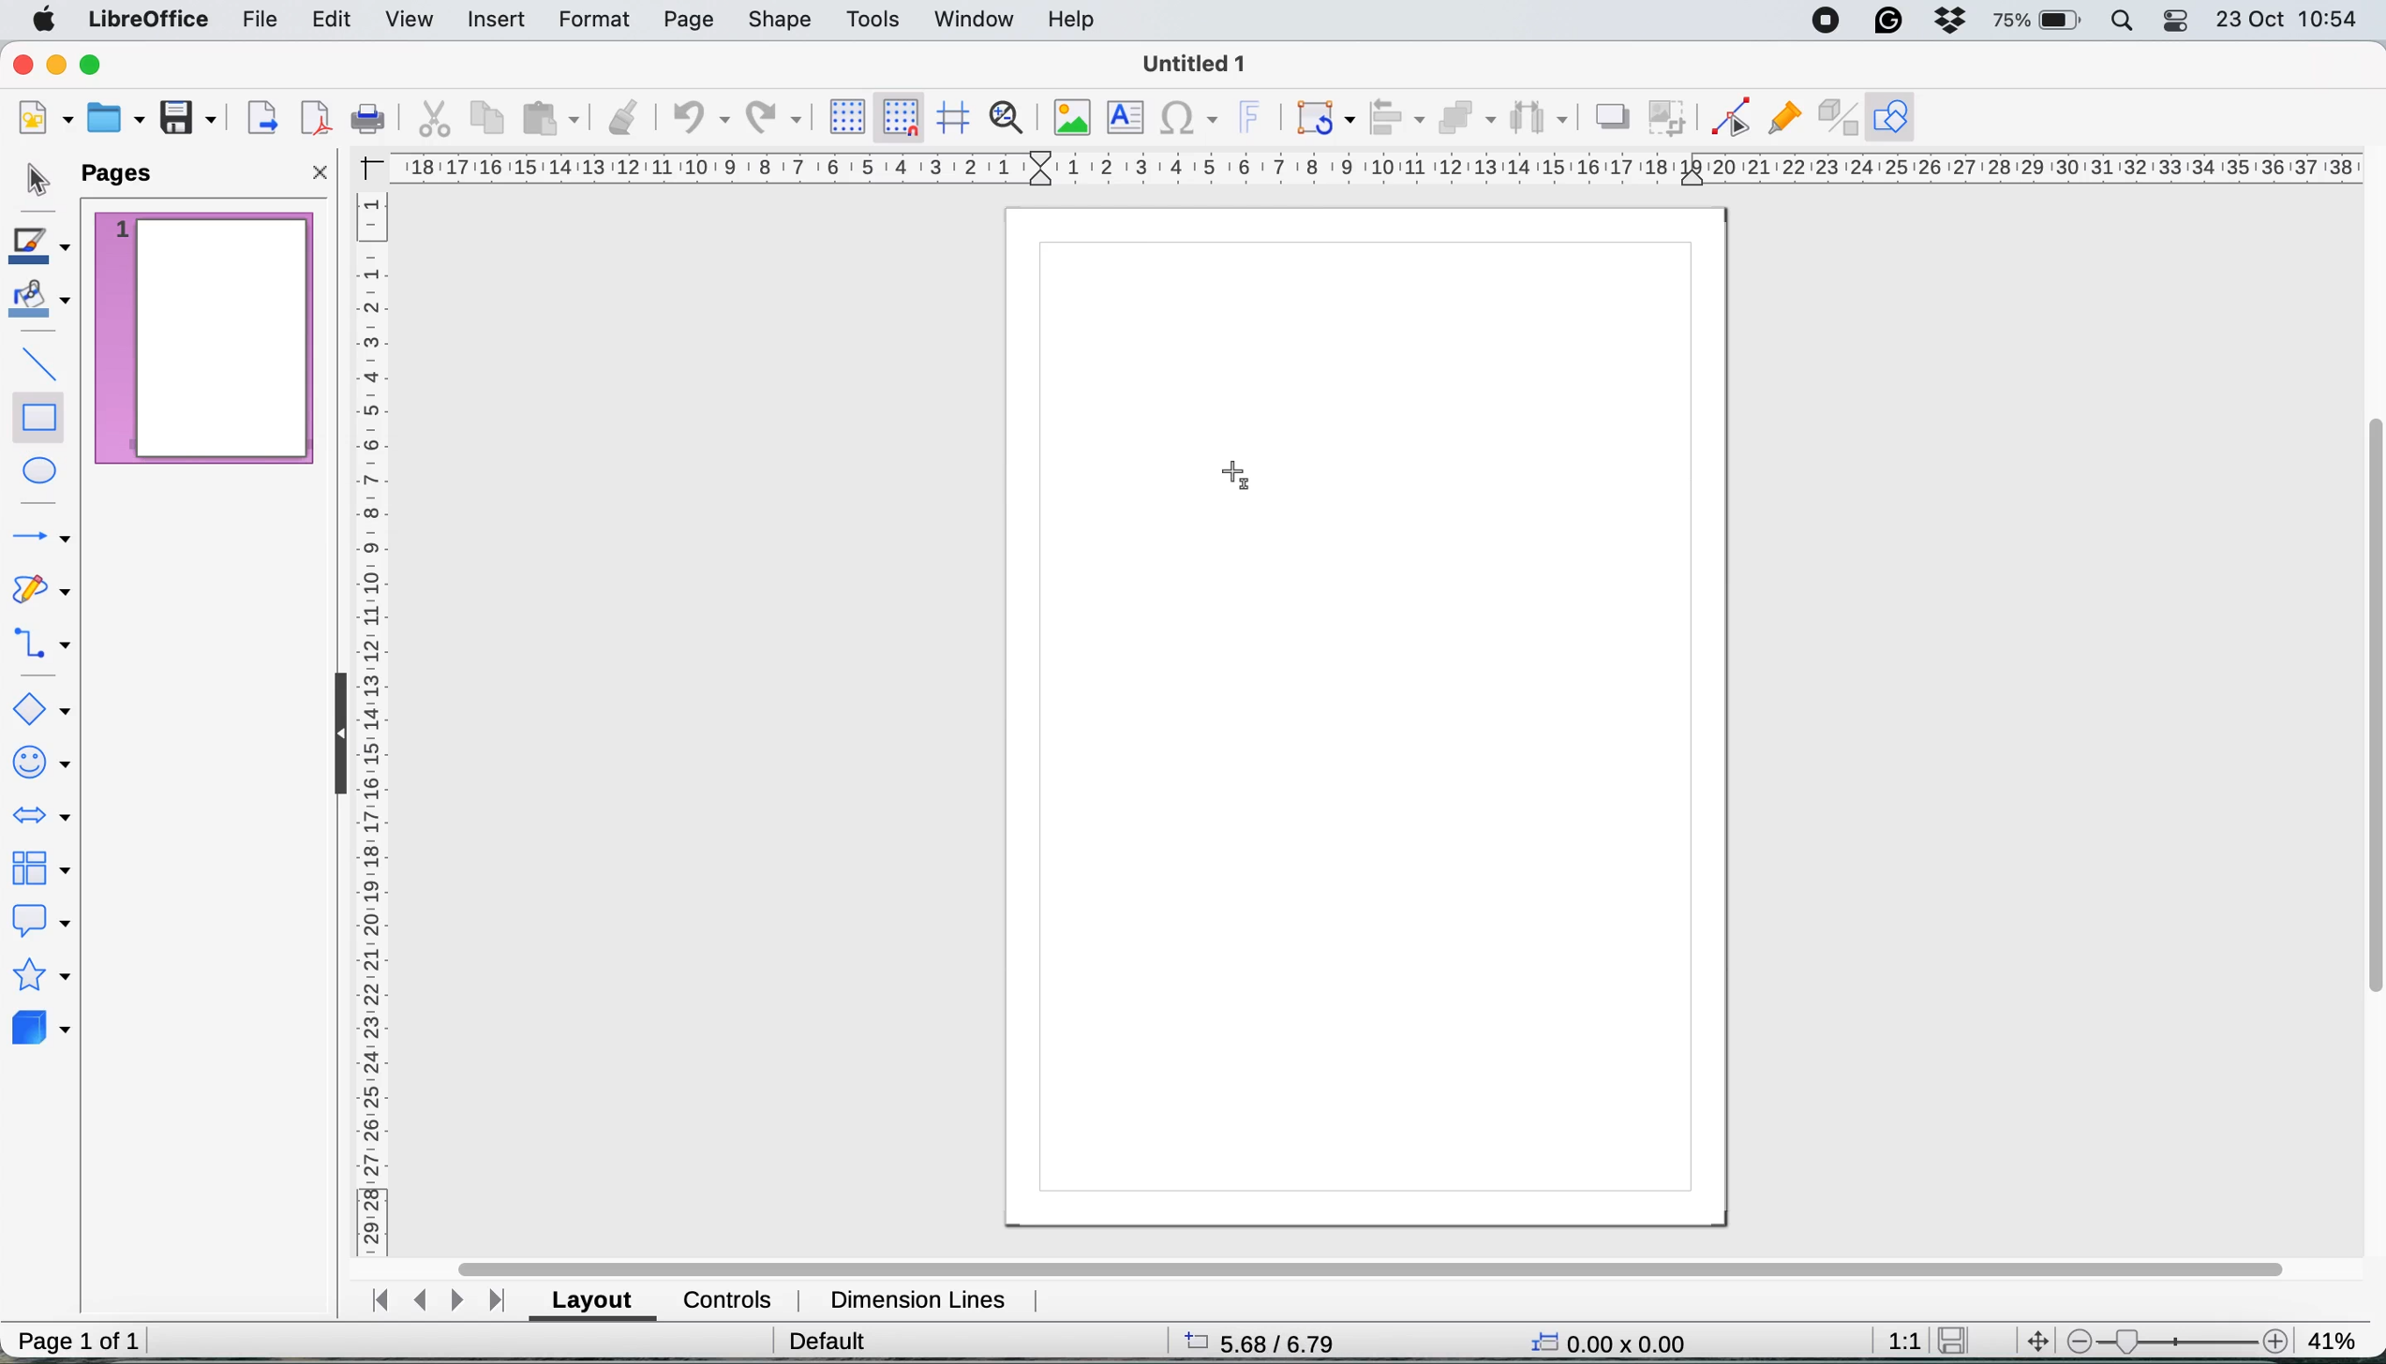  What do you see at coordinates (2178, 20) in the screenshot?
I see `control center` at bounding box center [2178, 20].